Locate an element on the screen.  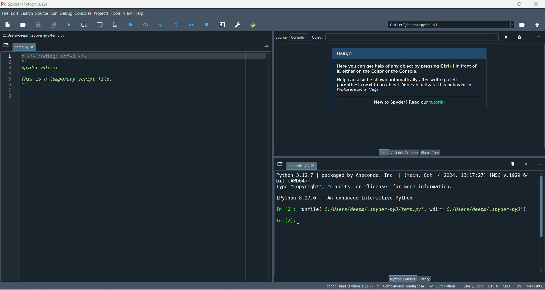
Spyder is located at coordinates (30, 5).